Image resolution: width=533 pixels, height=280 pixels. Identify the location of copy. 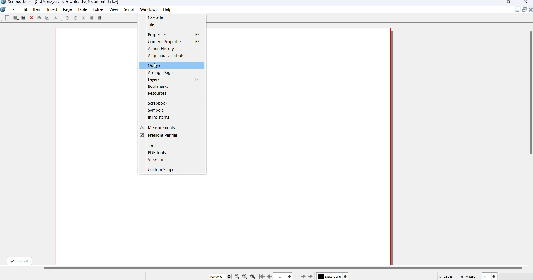
(102, 18).